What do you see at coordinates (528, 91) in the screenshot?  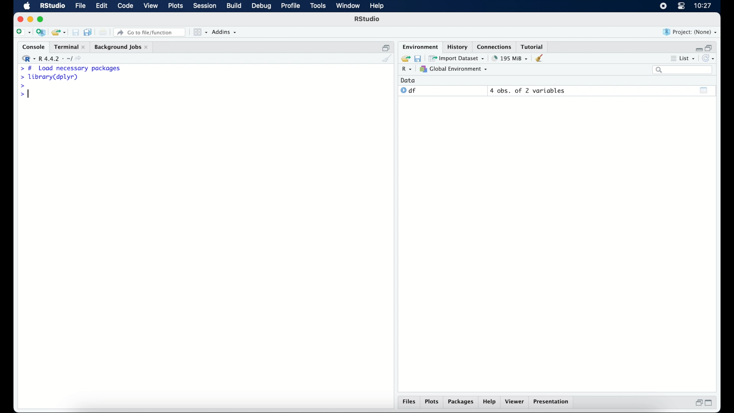 I see `4 obs, of 2 variables` at bounding box center [528, 91].